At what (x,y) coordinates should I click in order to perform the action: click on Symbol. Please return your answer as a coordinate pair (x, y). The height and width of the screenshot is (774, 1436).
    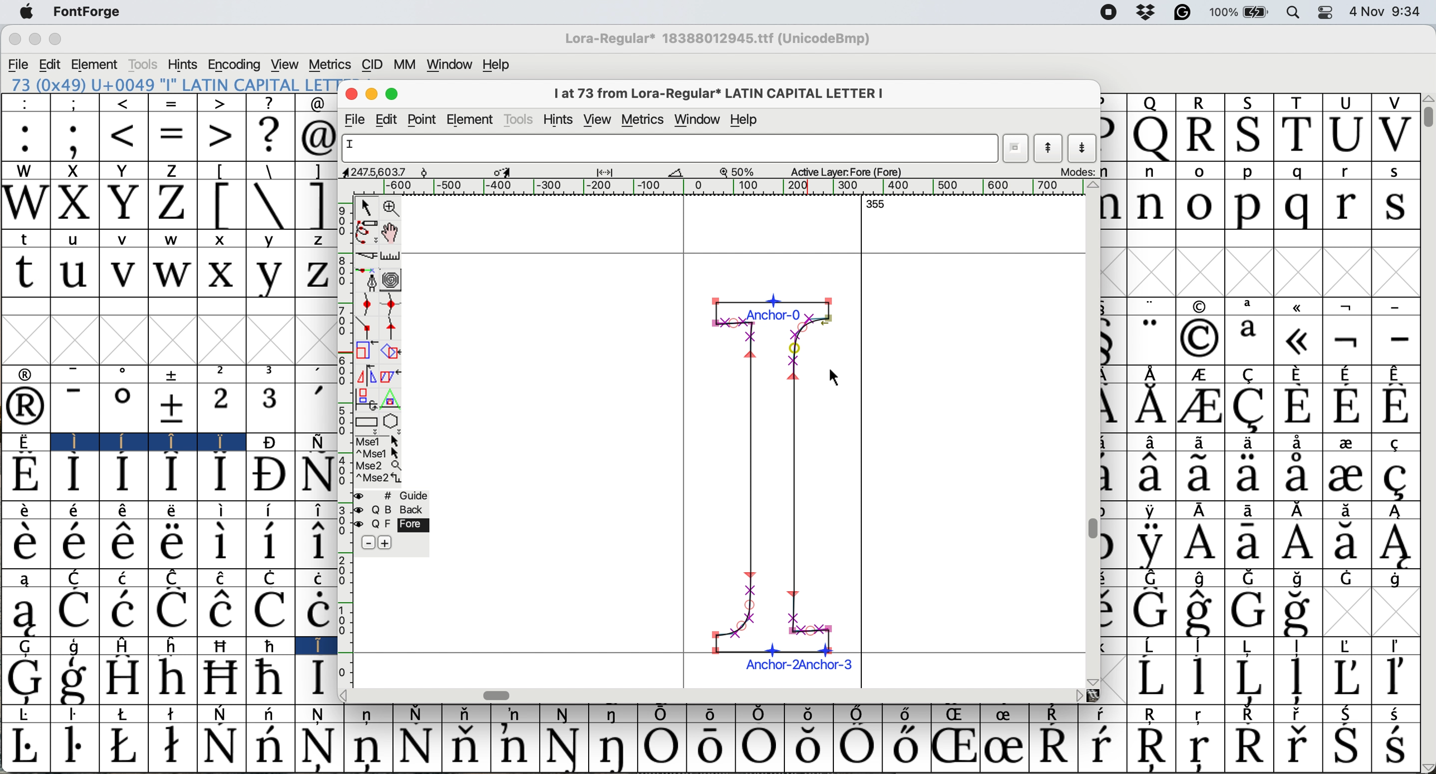
    Looking at the image, I should click on (173, 748).